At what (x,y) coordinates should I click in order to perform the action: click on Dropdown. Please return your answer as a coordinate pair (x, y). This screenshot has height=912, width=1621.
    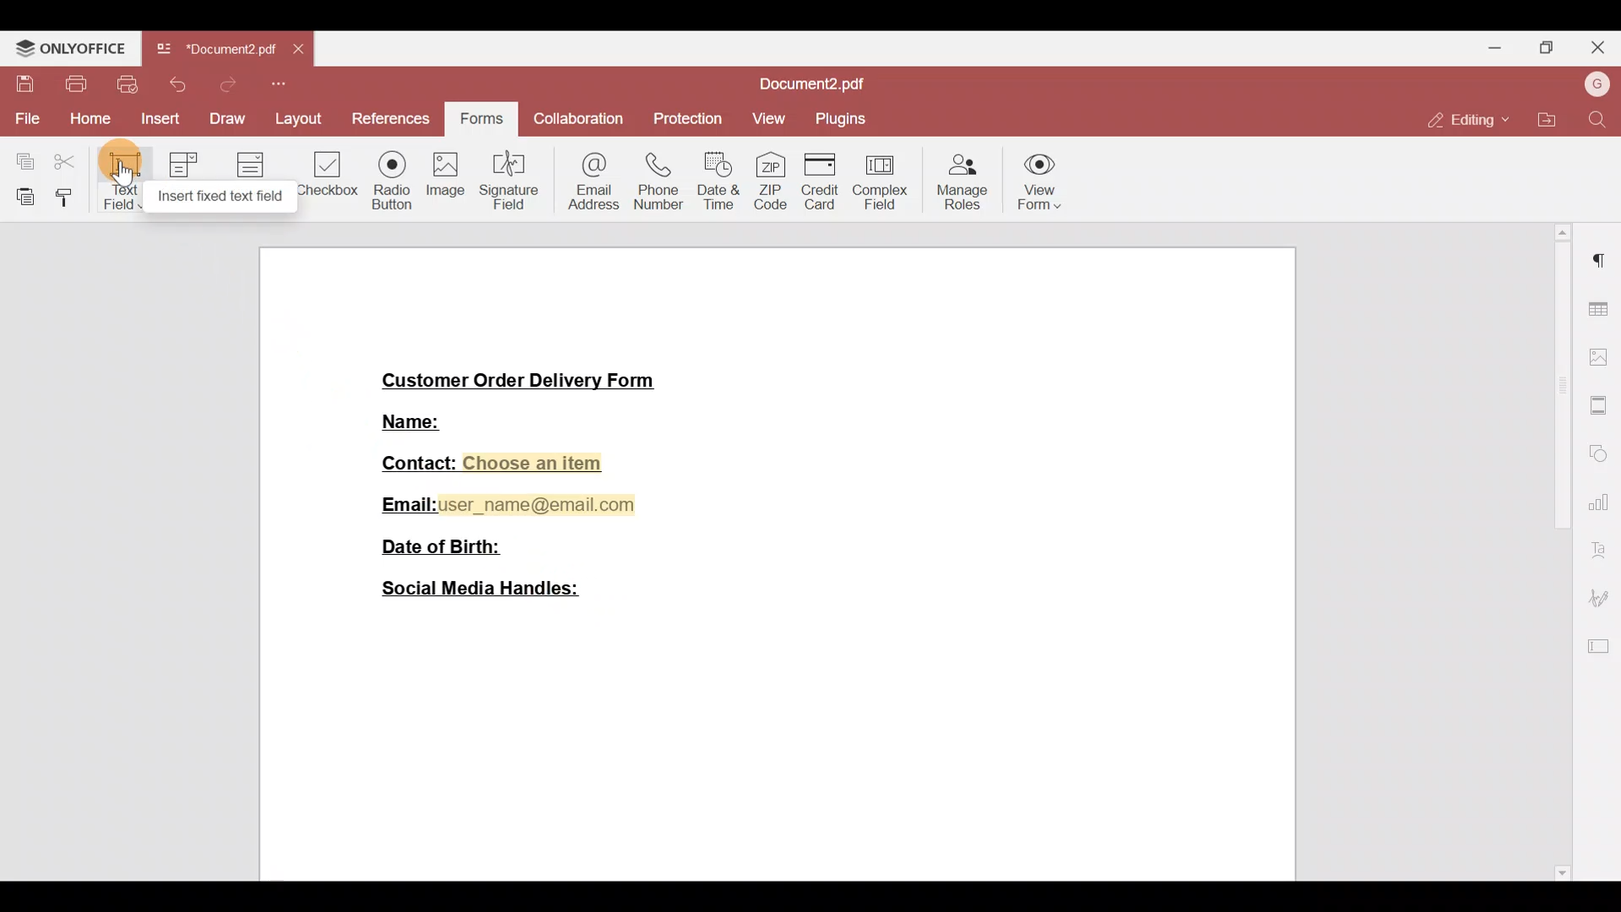
    Looking at the image, I should click on (252, 176).